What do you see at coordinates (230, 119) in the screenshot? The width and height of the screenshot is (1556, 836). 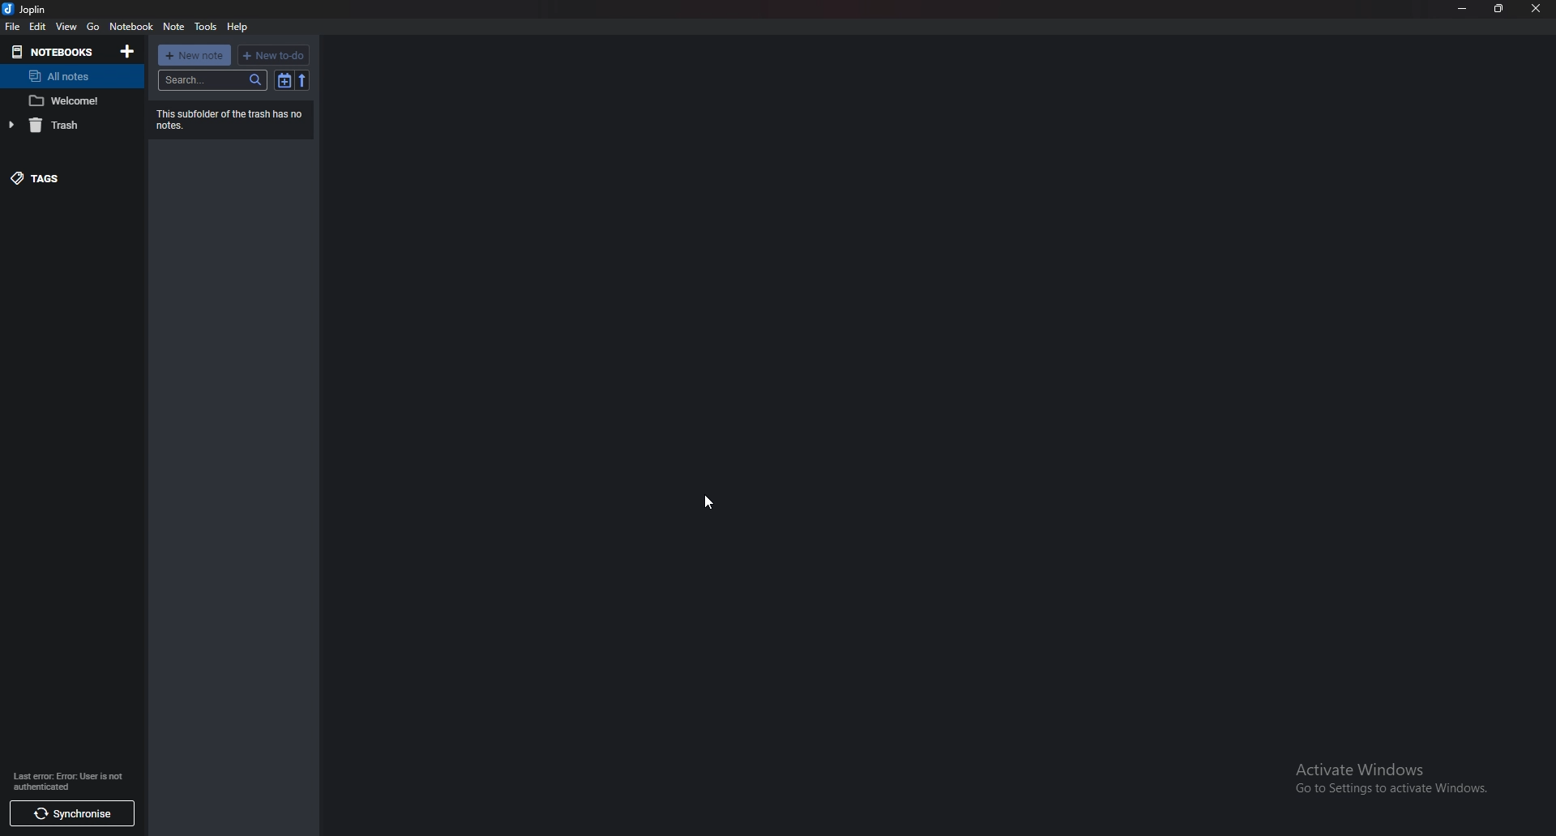 I see `info` at bounding box center [230, 119].